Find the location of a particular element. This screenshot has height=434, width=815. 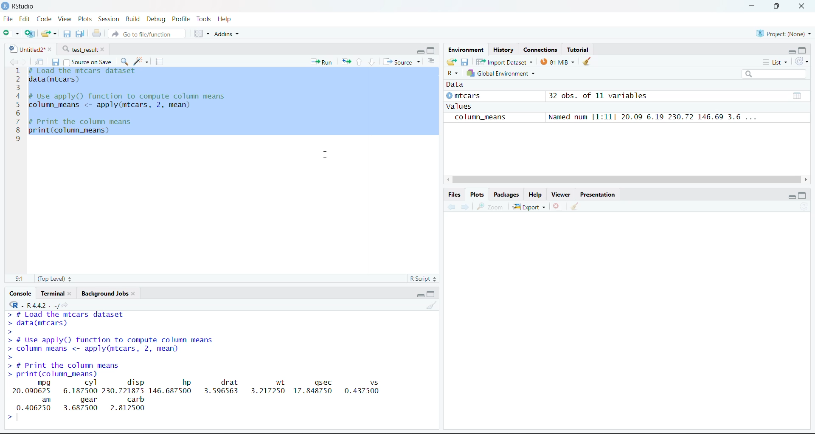

Debug is located at coordinates (156, 19).